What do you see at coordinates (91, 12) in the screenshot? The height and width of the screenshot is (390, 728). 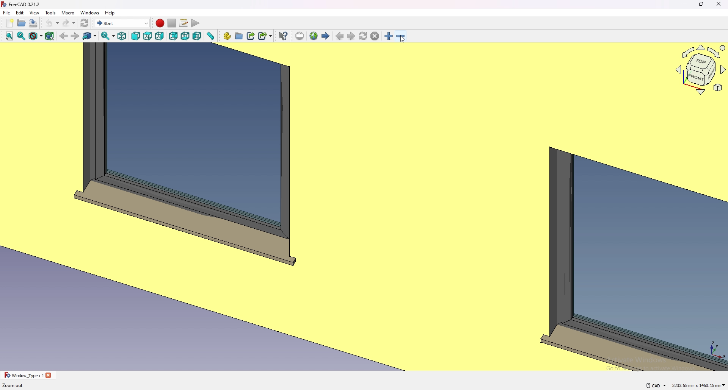 I see `windows` at bounding box center [91, 12].